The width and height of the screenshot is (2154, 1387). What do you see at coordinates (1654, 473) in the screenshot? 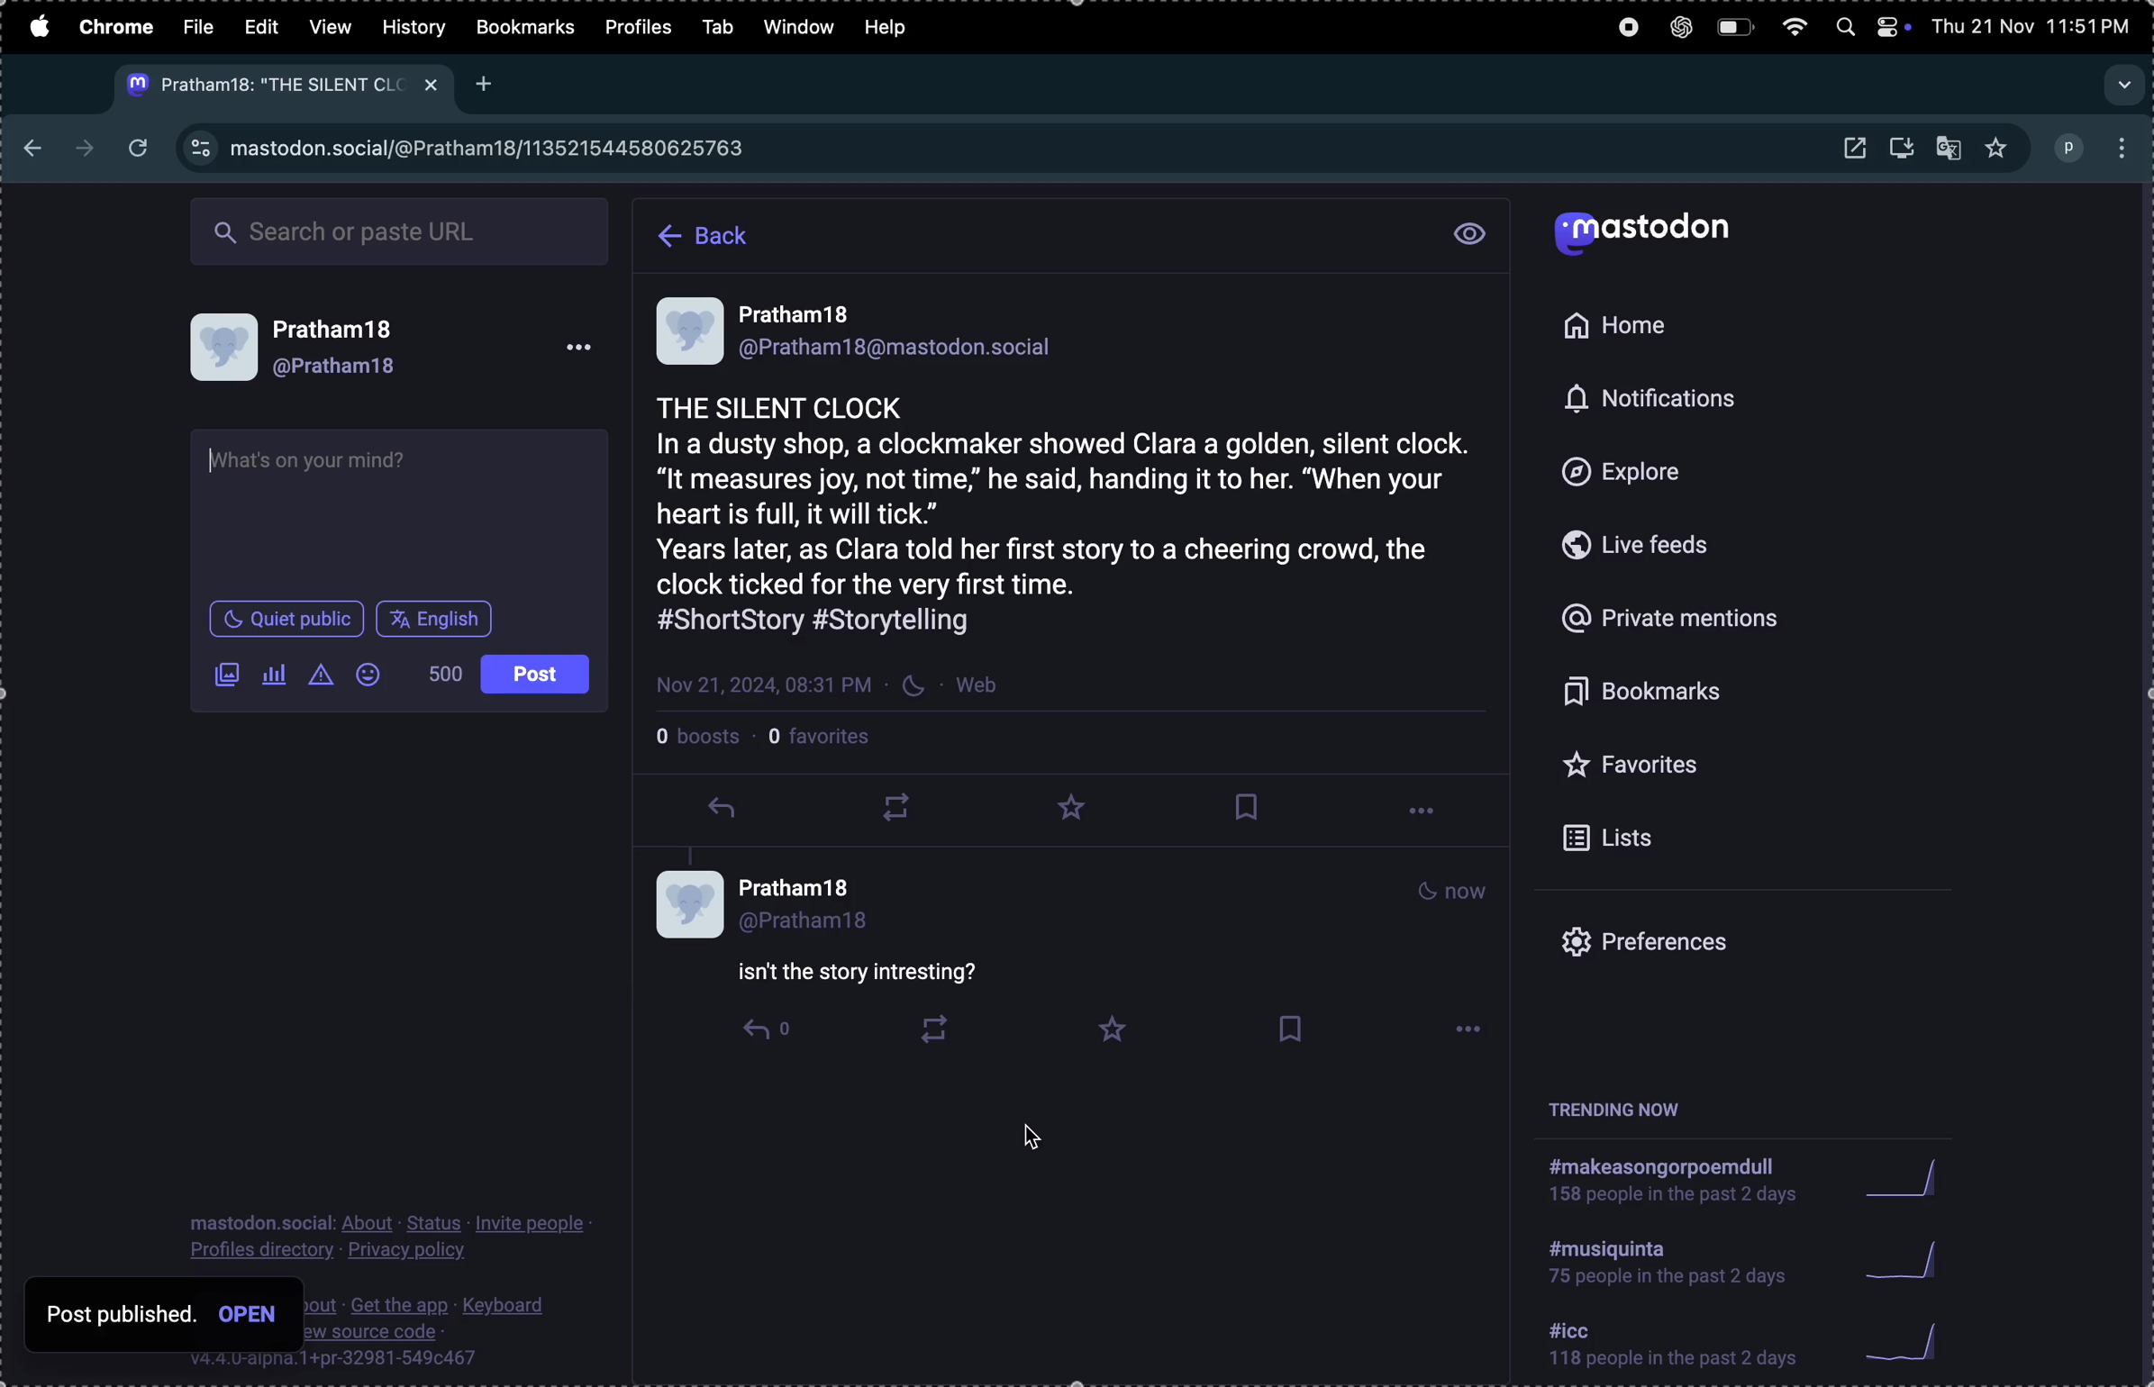
I see `explore` at bounding box center [1654, 473].